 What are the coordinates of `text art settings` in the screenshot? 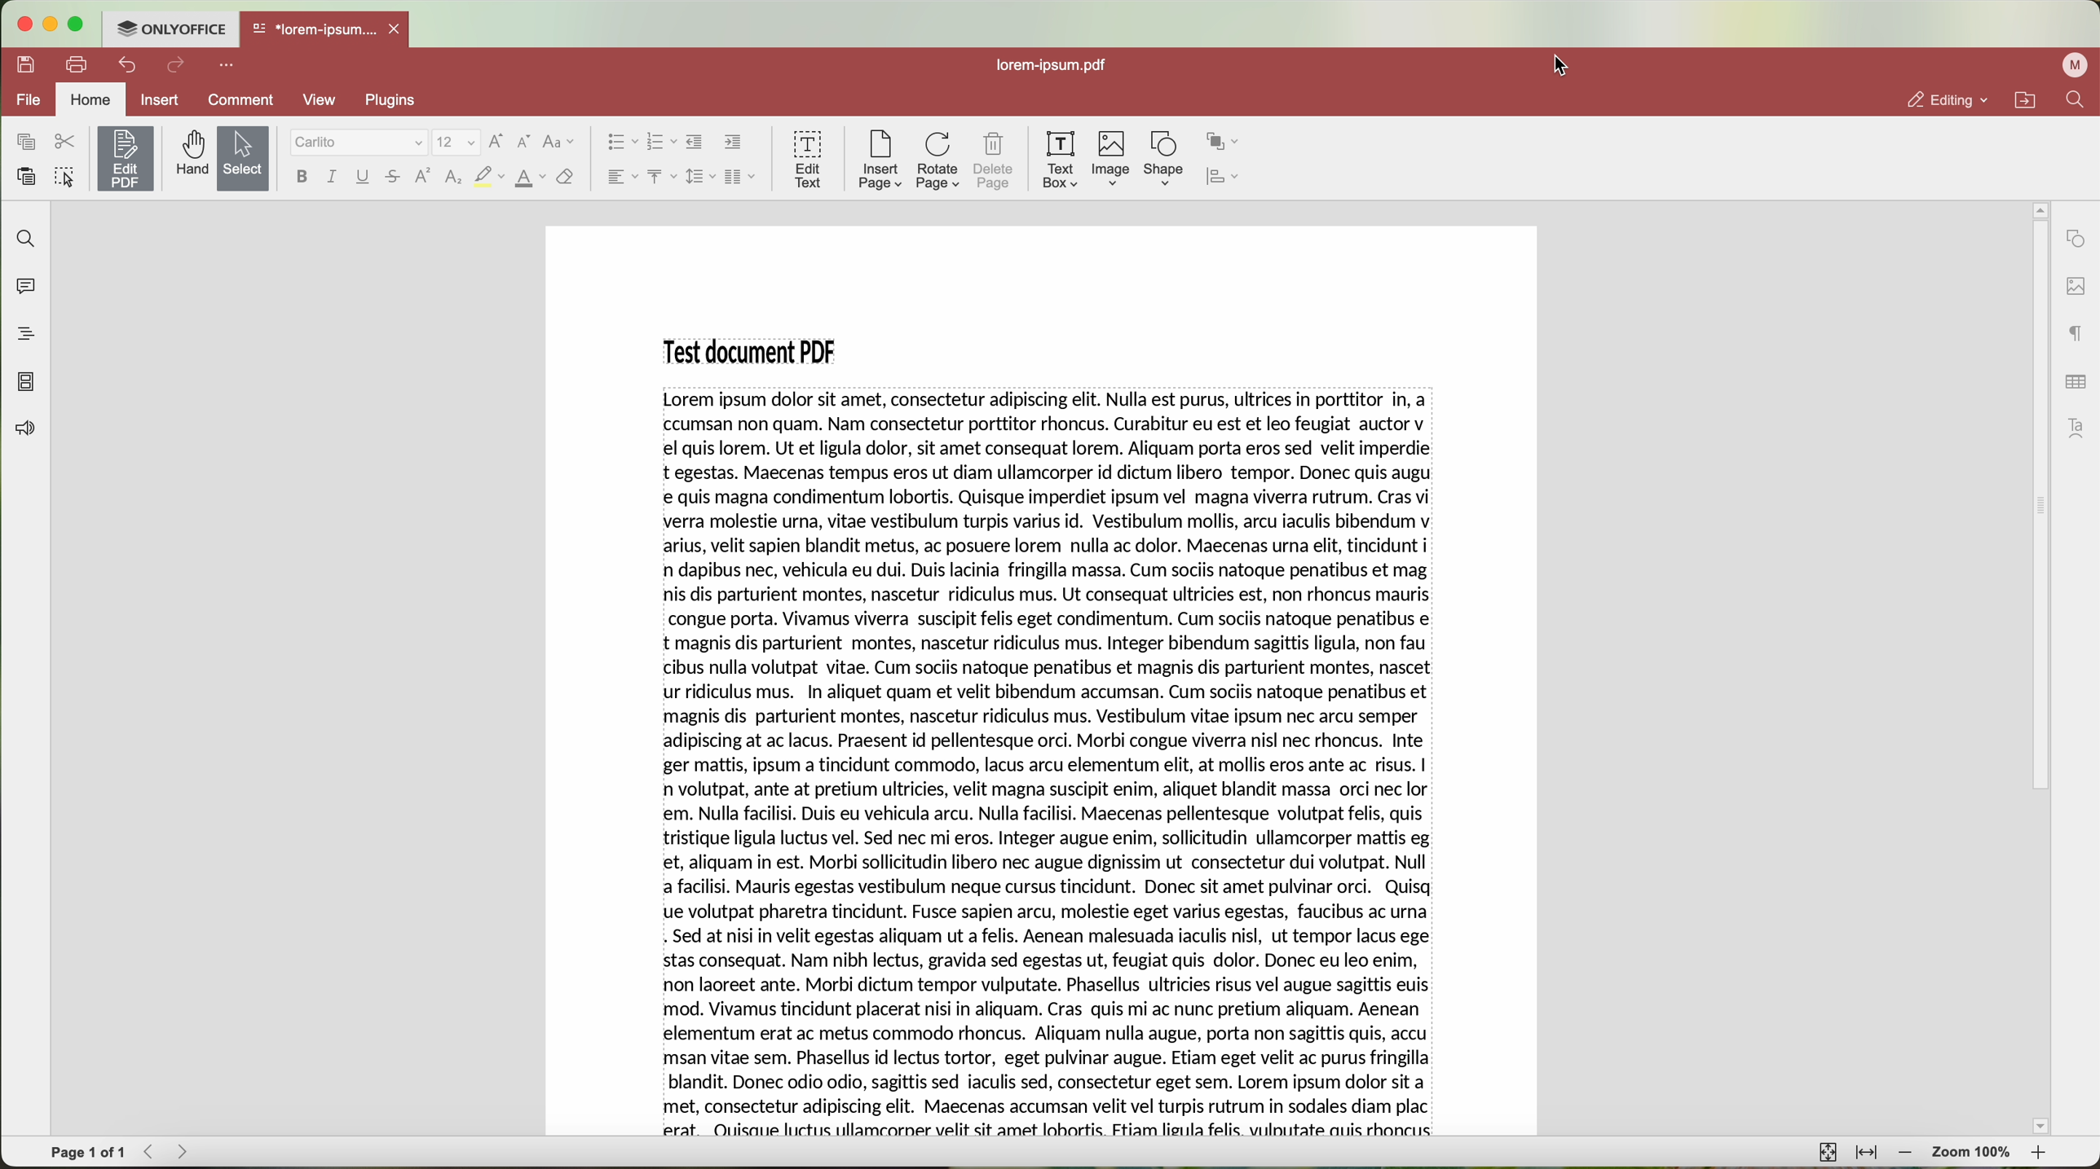 It's located at (2078, 433).